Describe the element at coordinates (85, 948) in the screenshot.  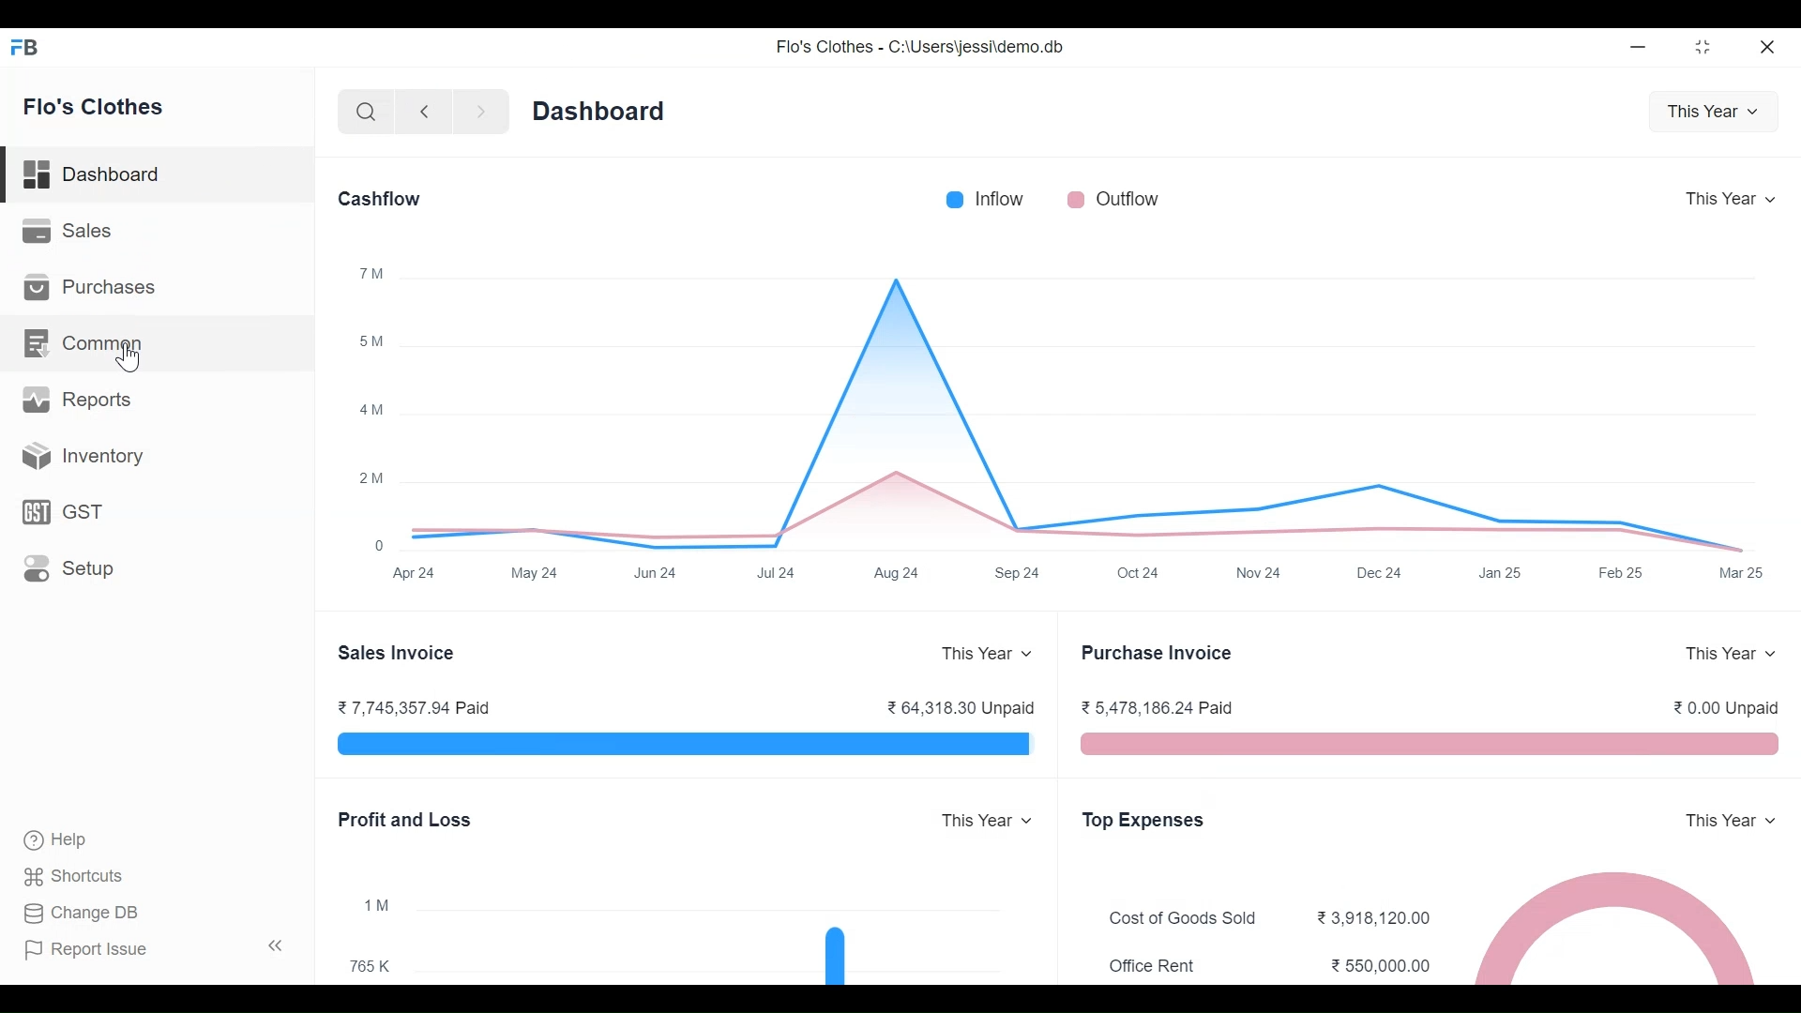
I see `Report Issue` at that location.